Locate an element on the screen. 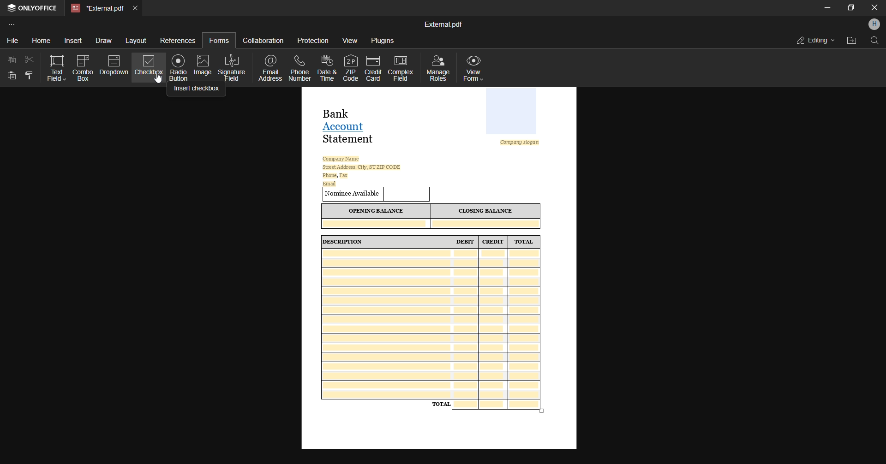  complex field is located at coordinates (400, 68).